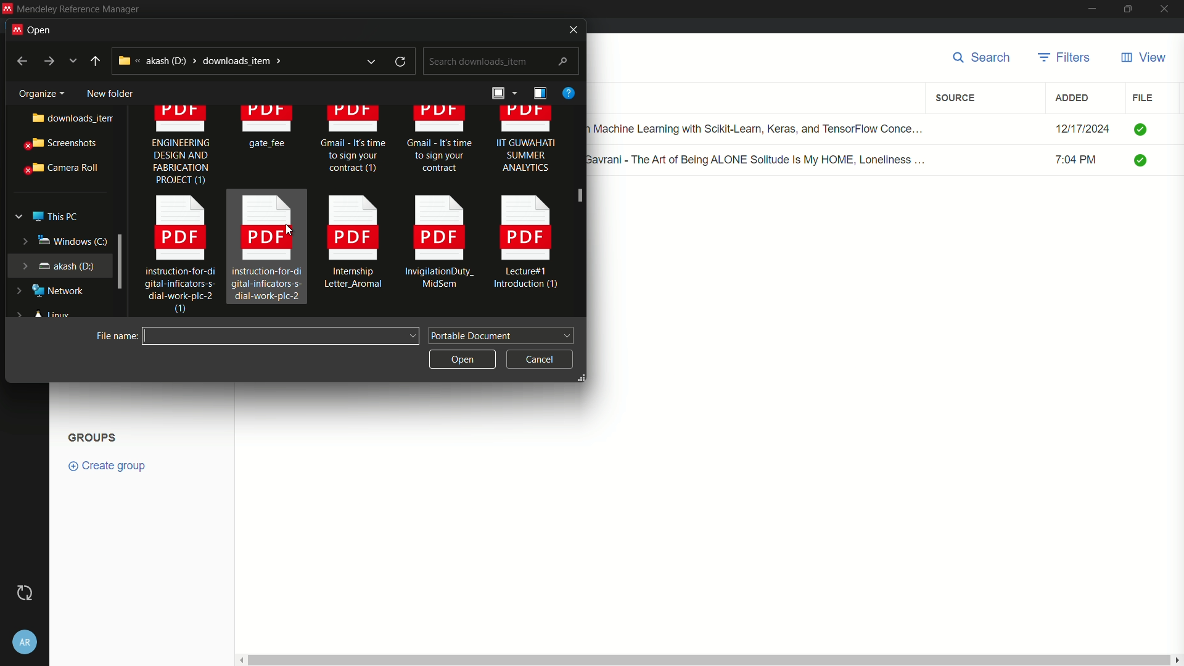 This screenshot has width=1184, height=666. I want to click on IIT GUWAHATI
SUMMER
ANALYTICS, so click(526, 145).